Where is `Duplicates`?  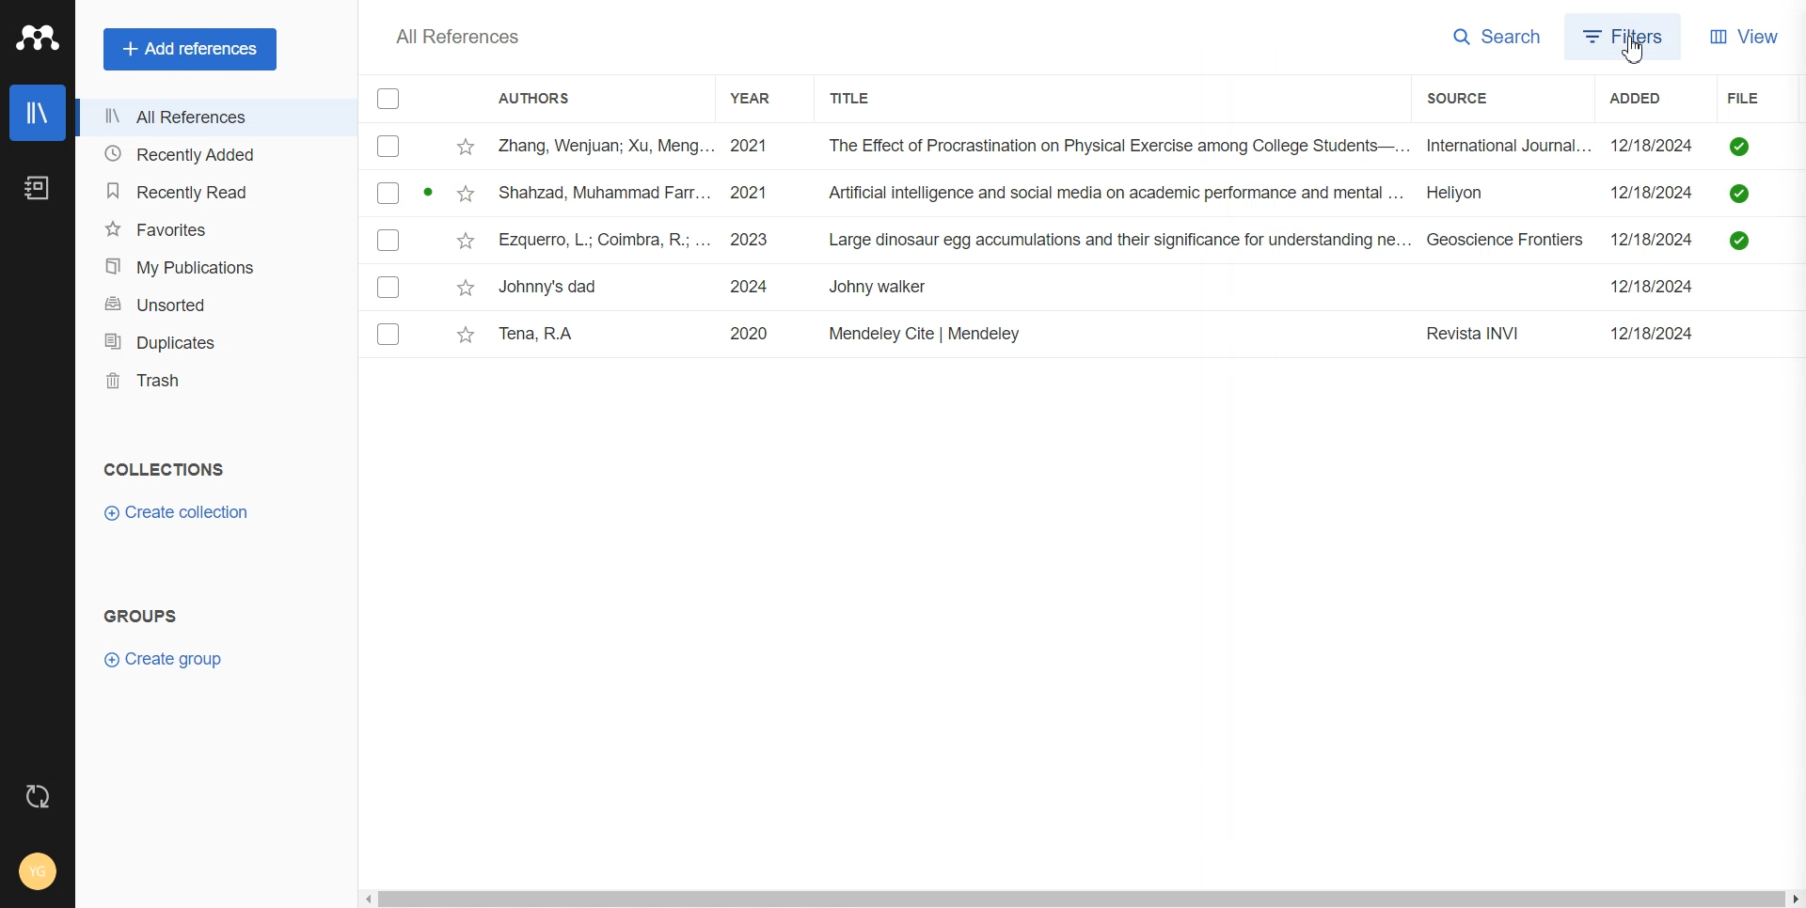 Duplicates is located at coordinates (213, 340).